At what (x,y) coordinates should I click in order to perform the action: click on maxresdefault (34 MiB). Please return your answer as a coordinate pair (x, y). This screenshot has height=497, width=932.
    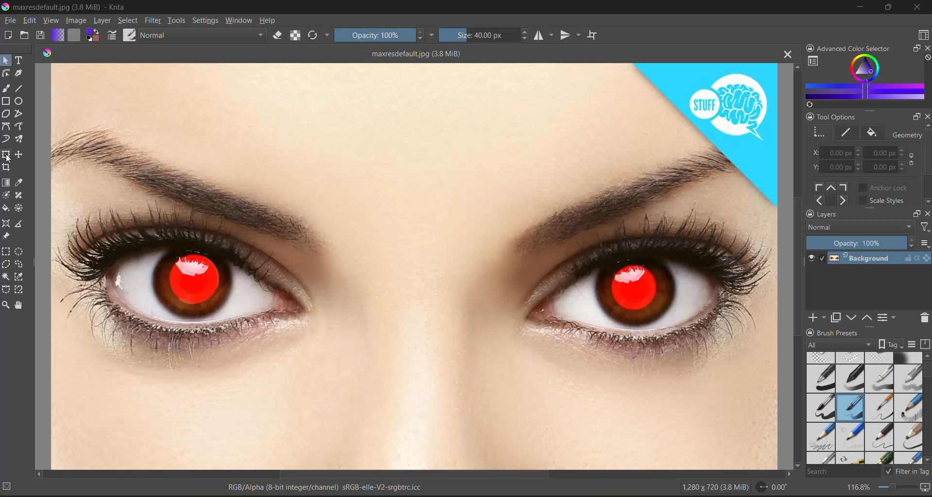
    Looking at the image, I should click on (417, 53).